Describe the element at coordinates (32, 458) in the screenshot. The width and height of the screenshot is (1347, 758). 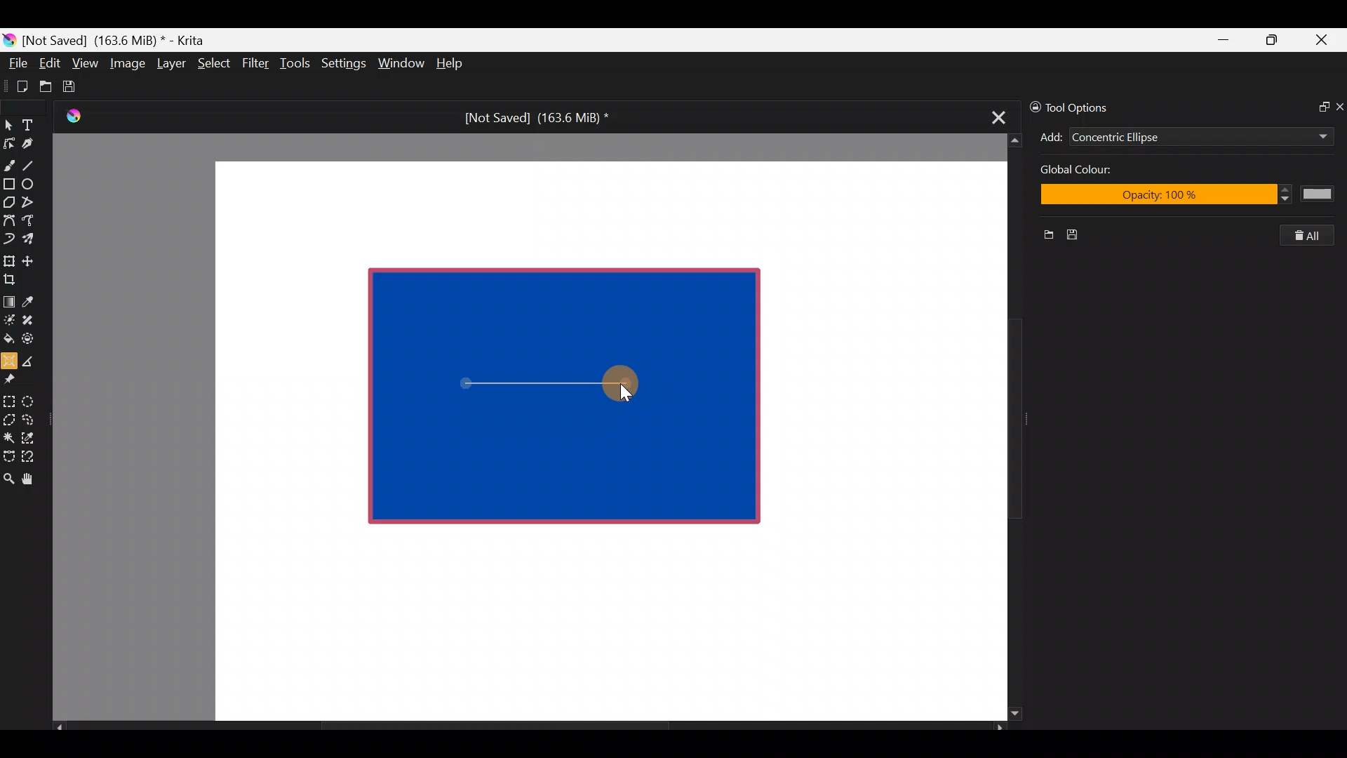
I see `Magnetic curve selection tool` at that location.